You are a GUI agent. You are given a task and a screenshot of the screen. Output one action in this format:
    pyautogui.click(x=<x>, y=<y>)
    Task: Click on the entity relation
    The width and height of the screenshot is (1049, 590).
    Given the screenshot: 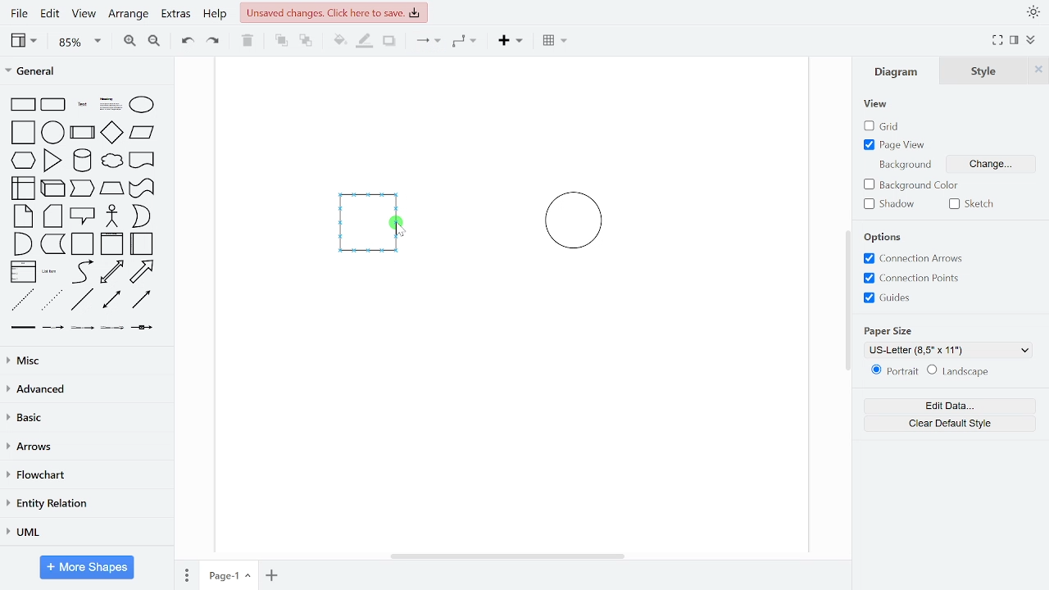 What is the action you would take?
    pyautogui.click(x=84, y=505)
    